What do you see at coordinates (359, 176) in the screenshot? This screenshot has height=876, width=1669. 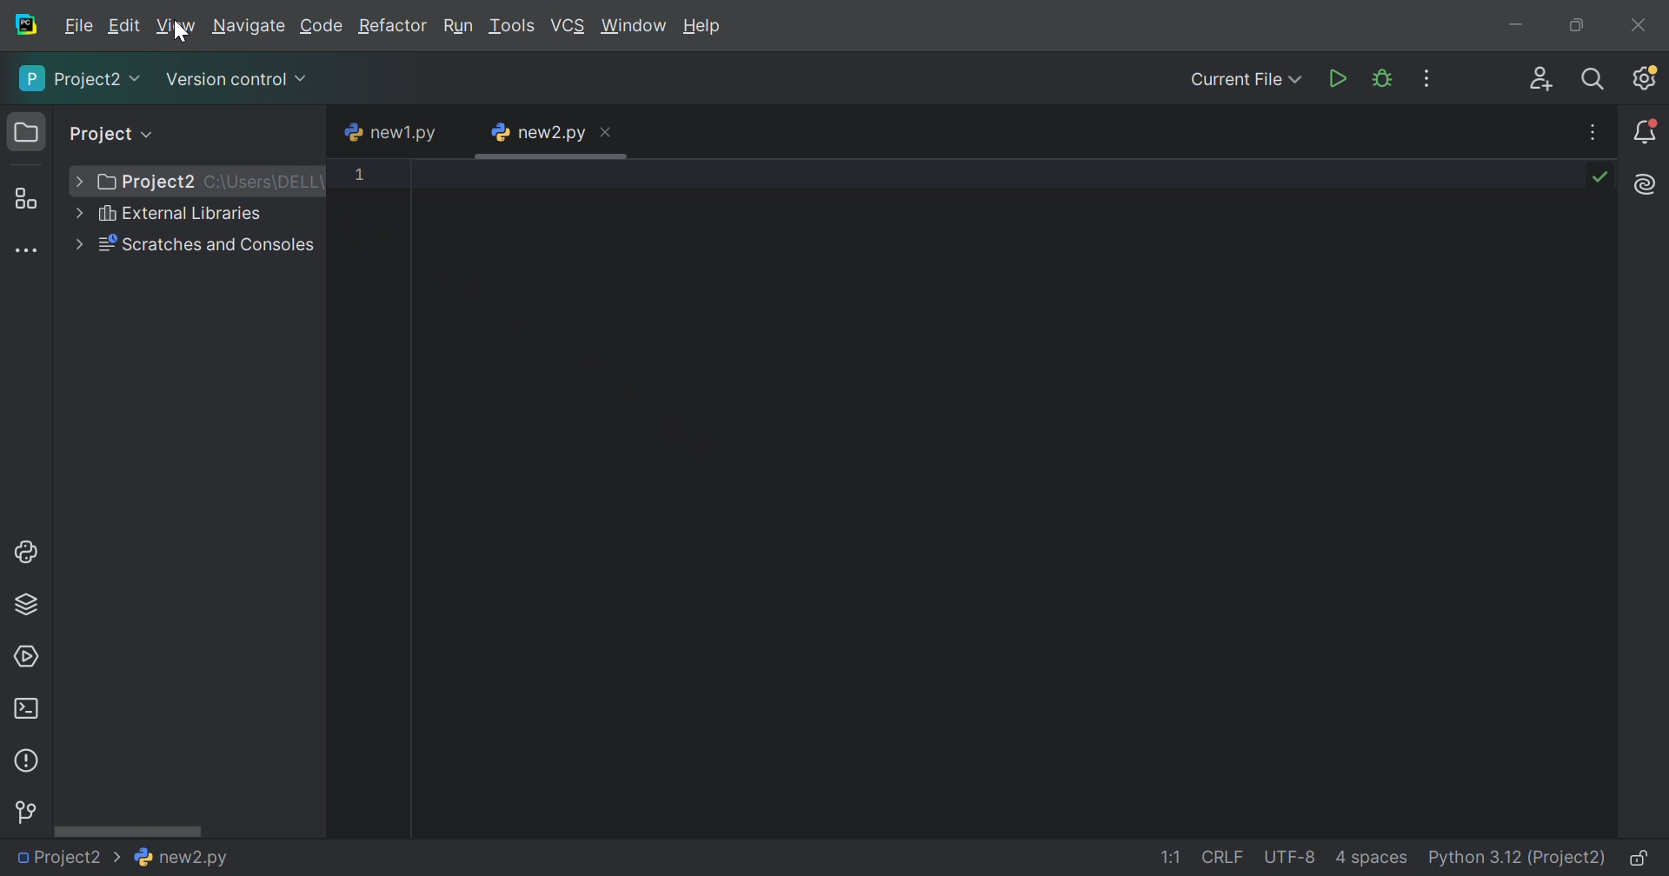 I see `1` at bounding box center [359, 176].